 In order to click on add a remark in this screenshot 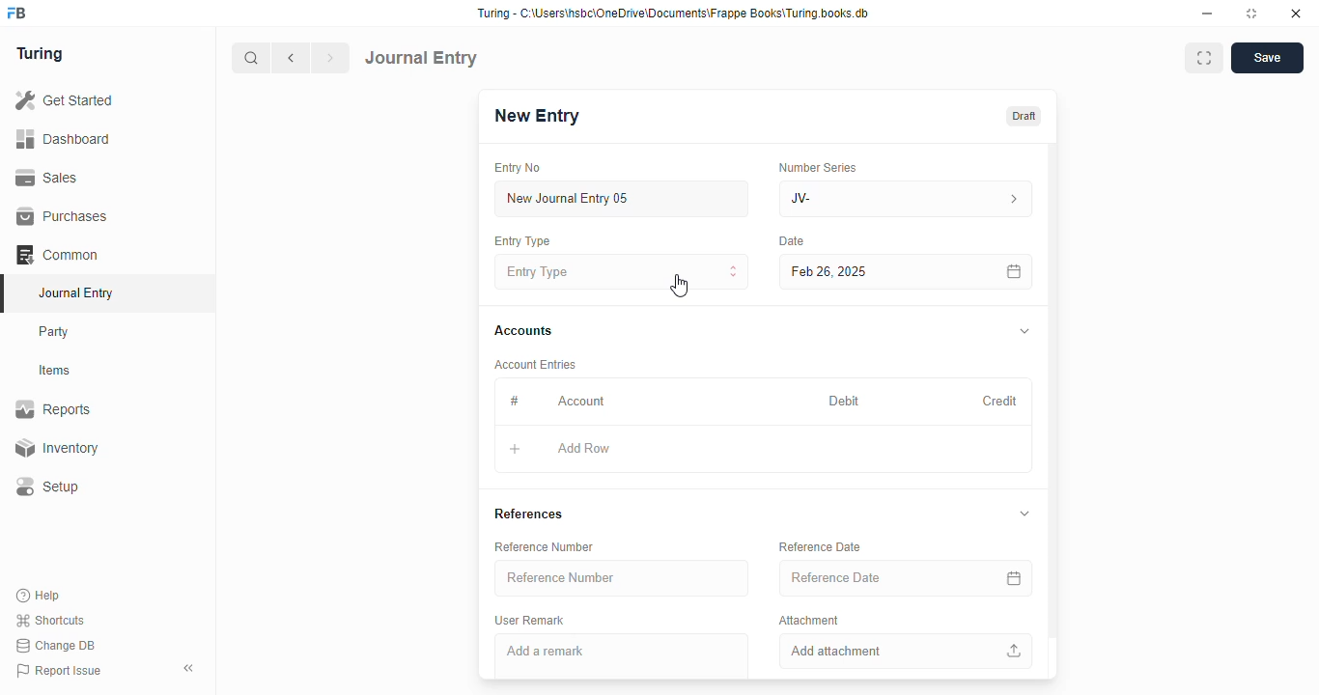, I will do `click(622, 656)`.